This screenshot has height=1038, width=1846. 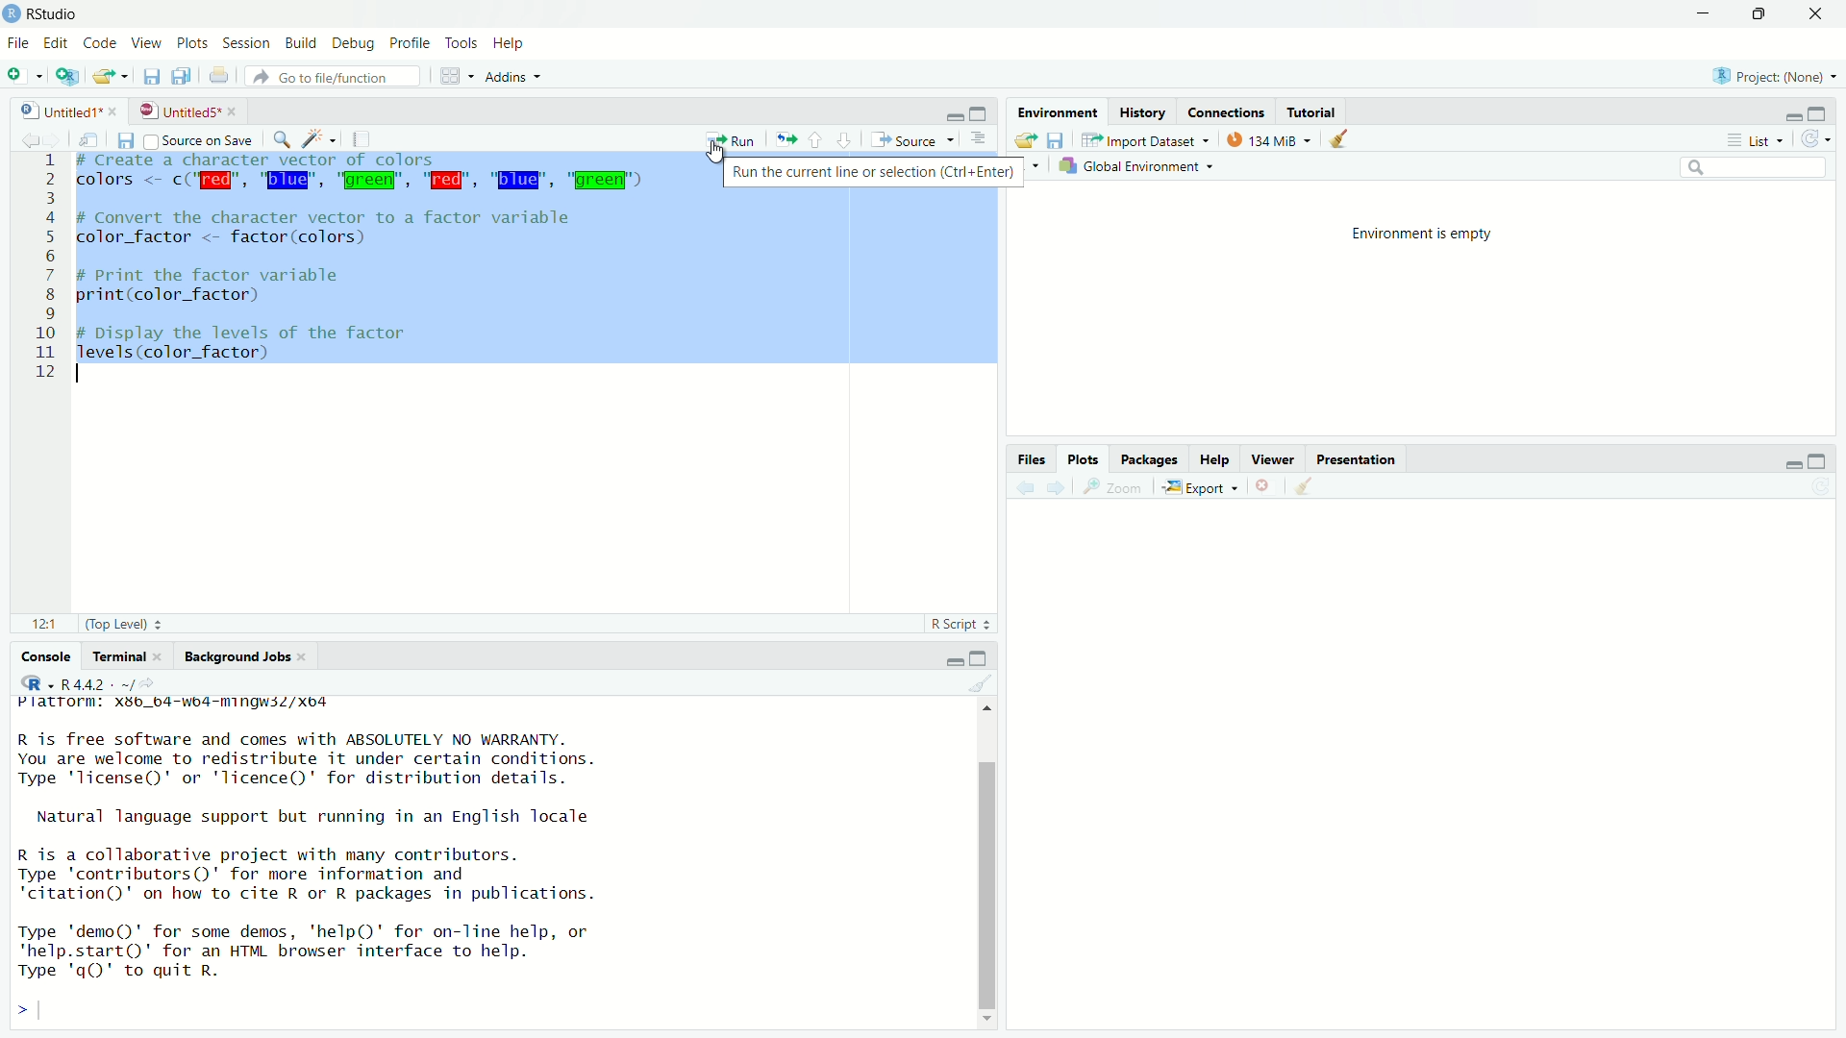 What do you see at coordinates (717, 154) in the screenshot?
I see `cursor` at bounding box center [717, 154].